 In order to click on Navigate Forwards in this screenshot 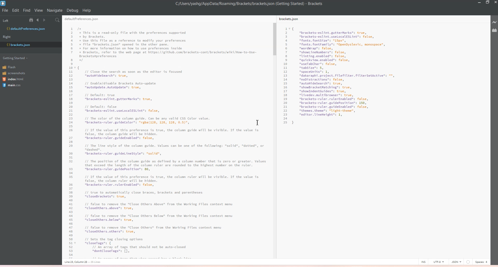, I will do `click(45, 20)`.